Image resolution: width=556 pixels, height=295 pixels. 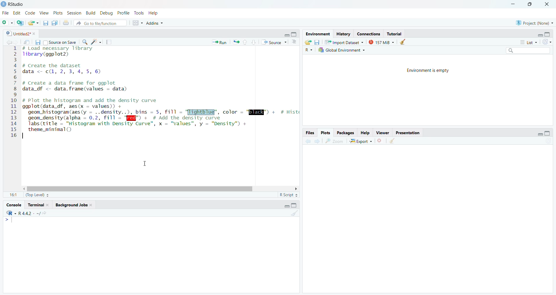 I want to click on R 4.4.2, so click(x=19, y=213).